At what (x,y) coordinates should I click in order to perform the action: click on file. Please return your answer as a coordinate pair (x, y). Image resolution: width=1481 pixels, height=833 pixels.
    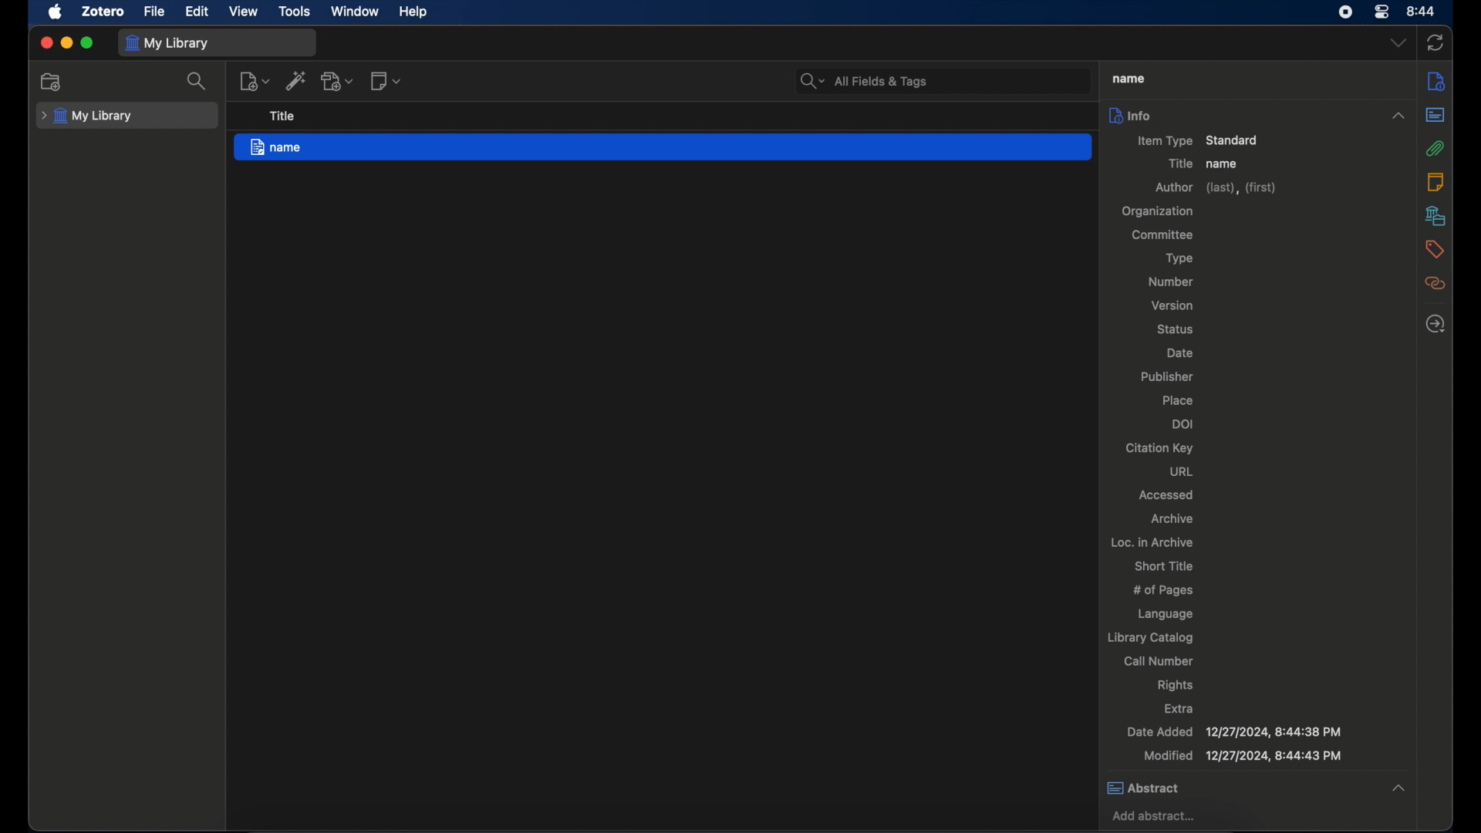
    Looking at the image, I should click on (153, 12).